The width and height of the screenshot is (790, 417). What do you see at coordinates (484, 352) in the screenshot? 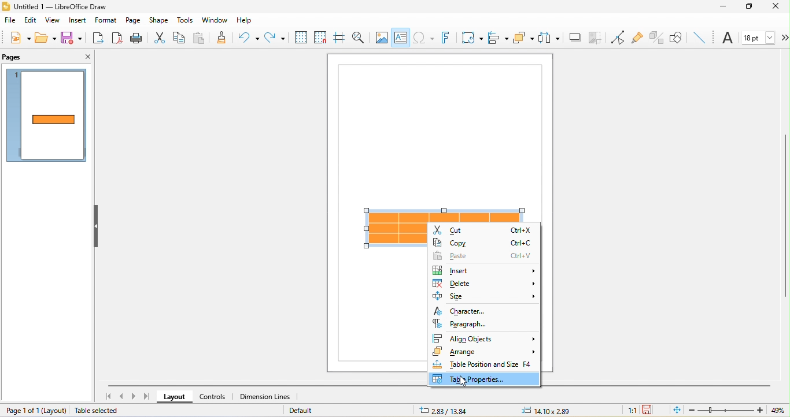
I see `arrange` at bounding box center [484, 352].